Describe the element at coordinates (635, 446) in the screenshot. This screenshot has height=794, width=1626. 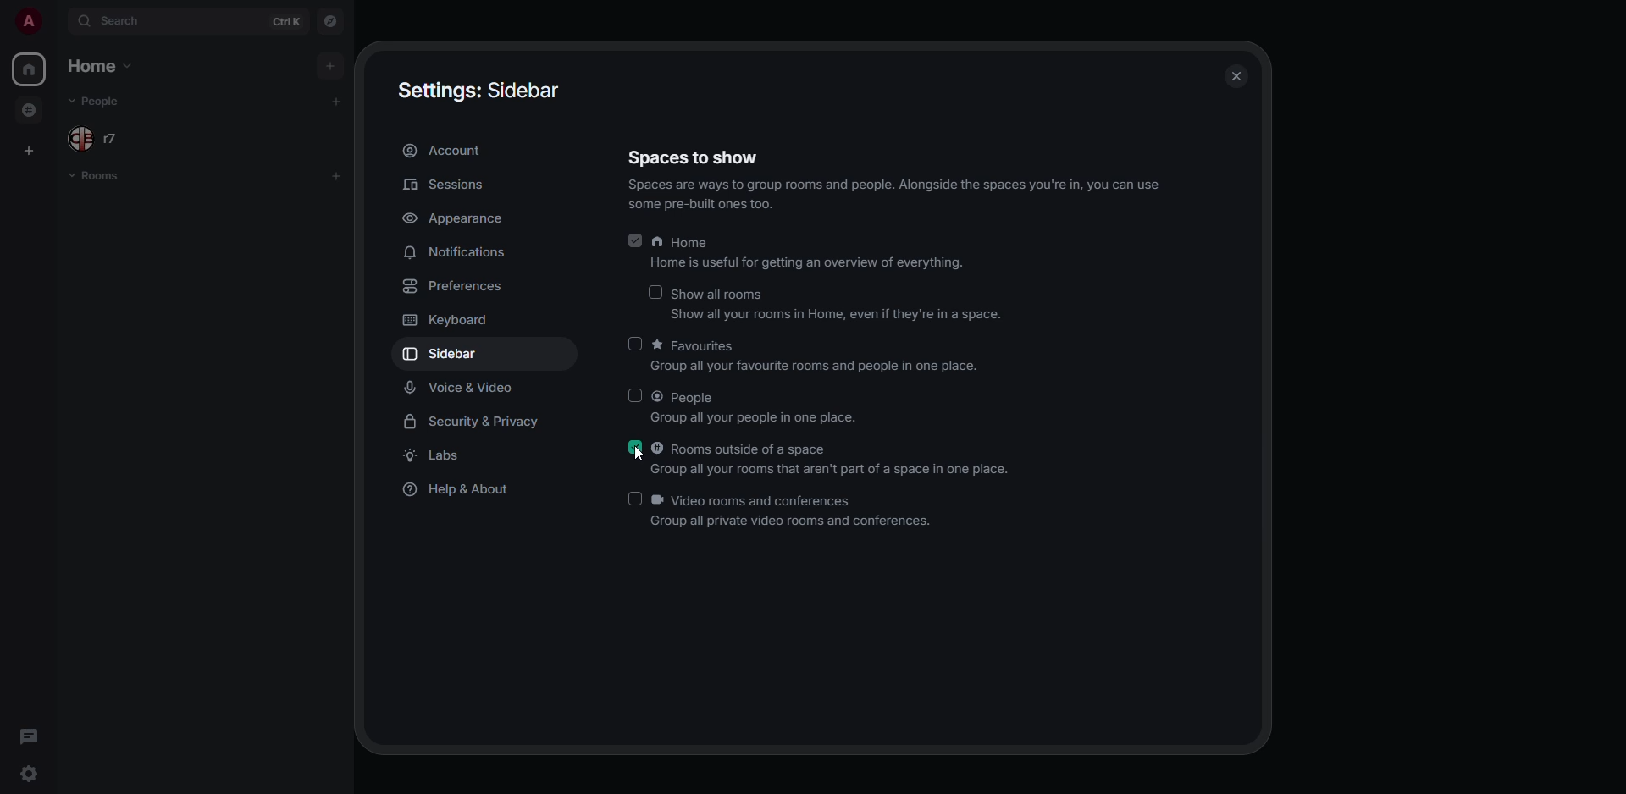
I see `enabled` at that location.